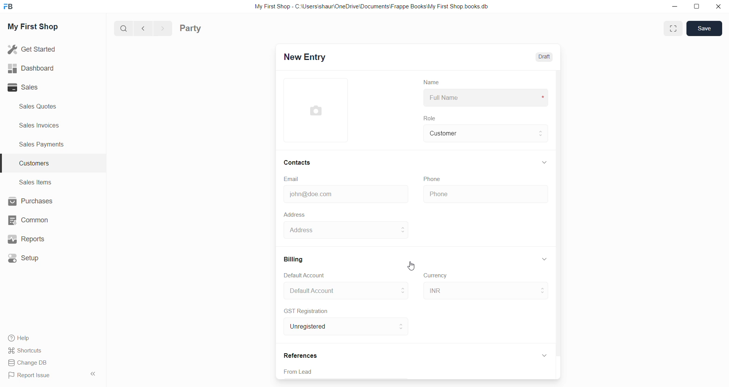 The image size is (729, 387). Describe the element at coordinates (343, 193) in the screenshot. I see `email Input box` at that location.